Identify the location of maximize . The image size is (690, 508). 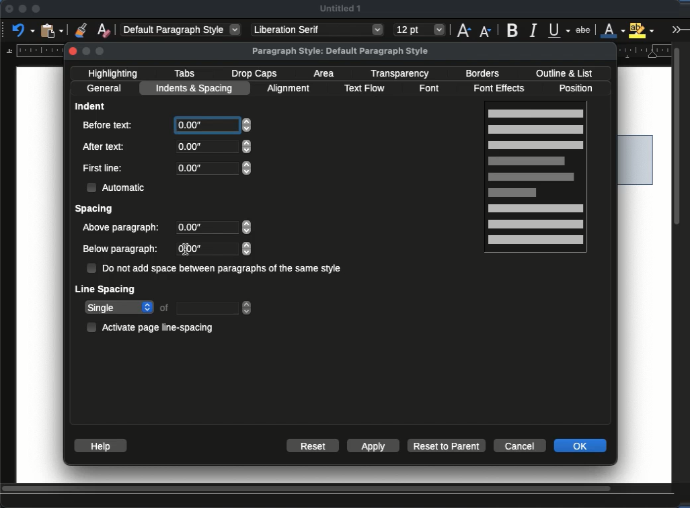
(36, 9).